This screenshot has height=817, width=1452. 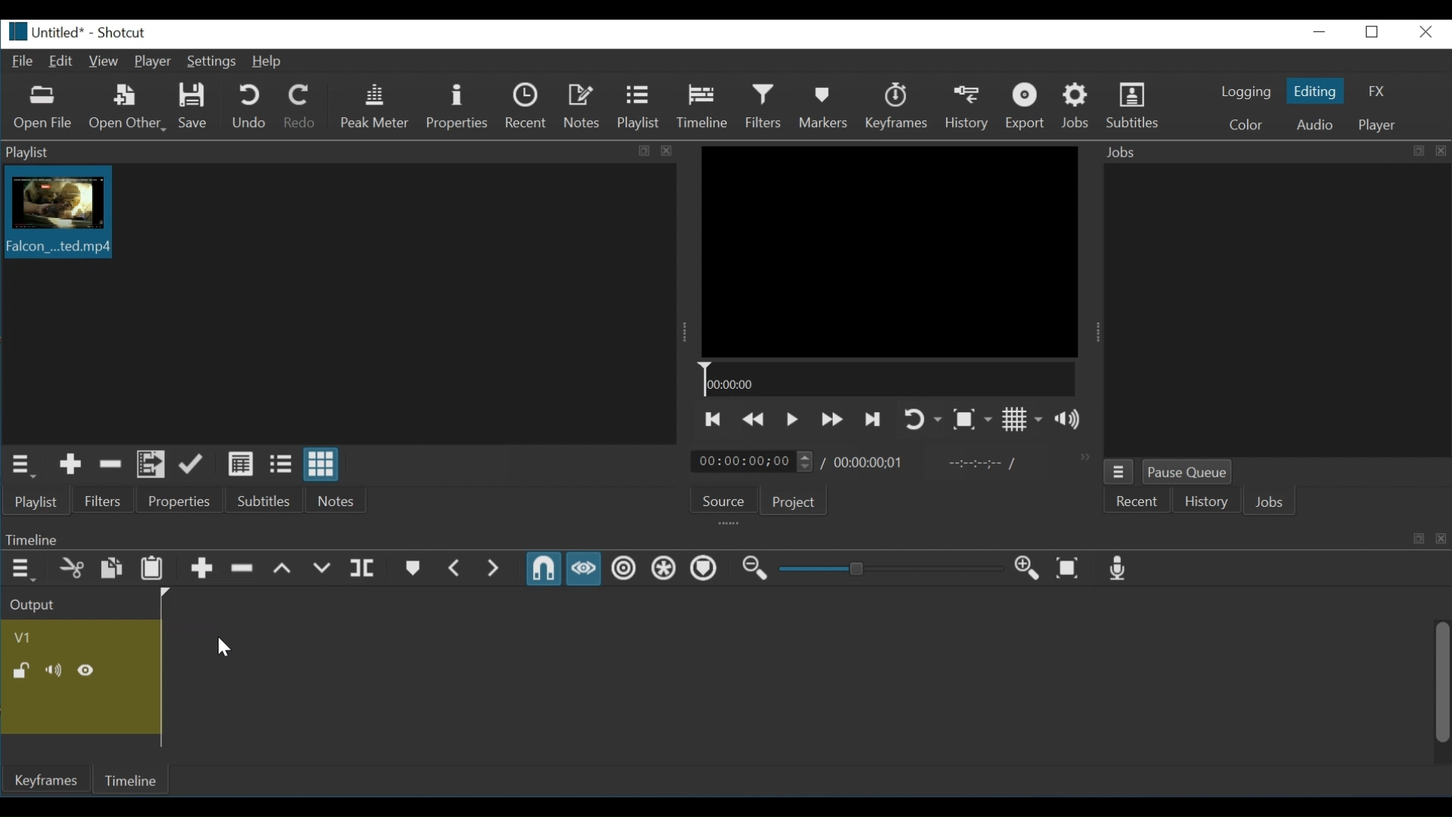 What do you see at coordinates (972, 420) in the screenshot?
I see `Toggle zoom` at bounding box center [972, 420].